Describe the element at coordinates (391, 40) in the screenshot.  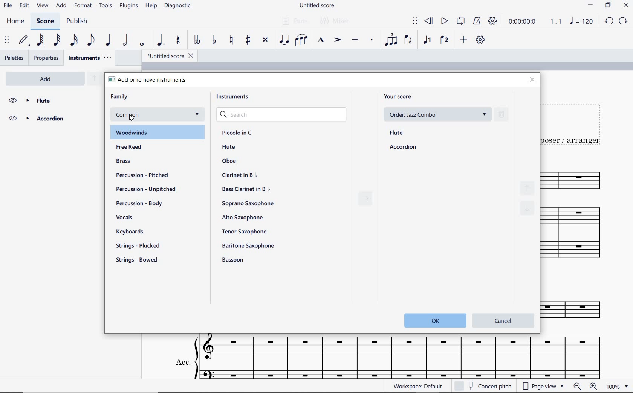
I see `tuplet` at that location.